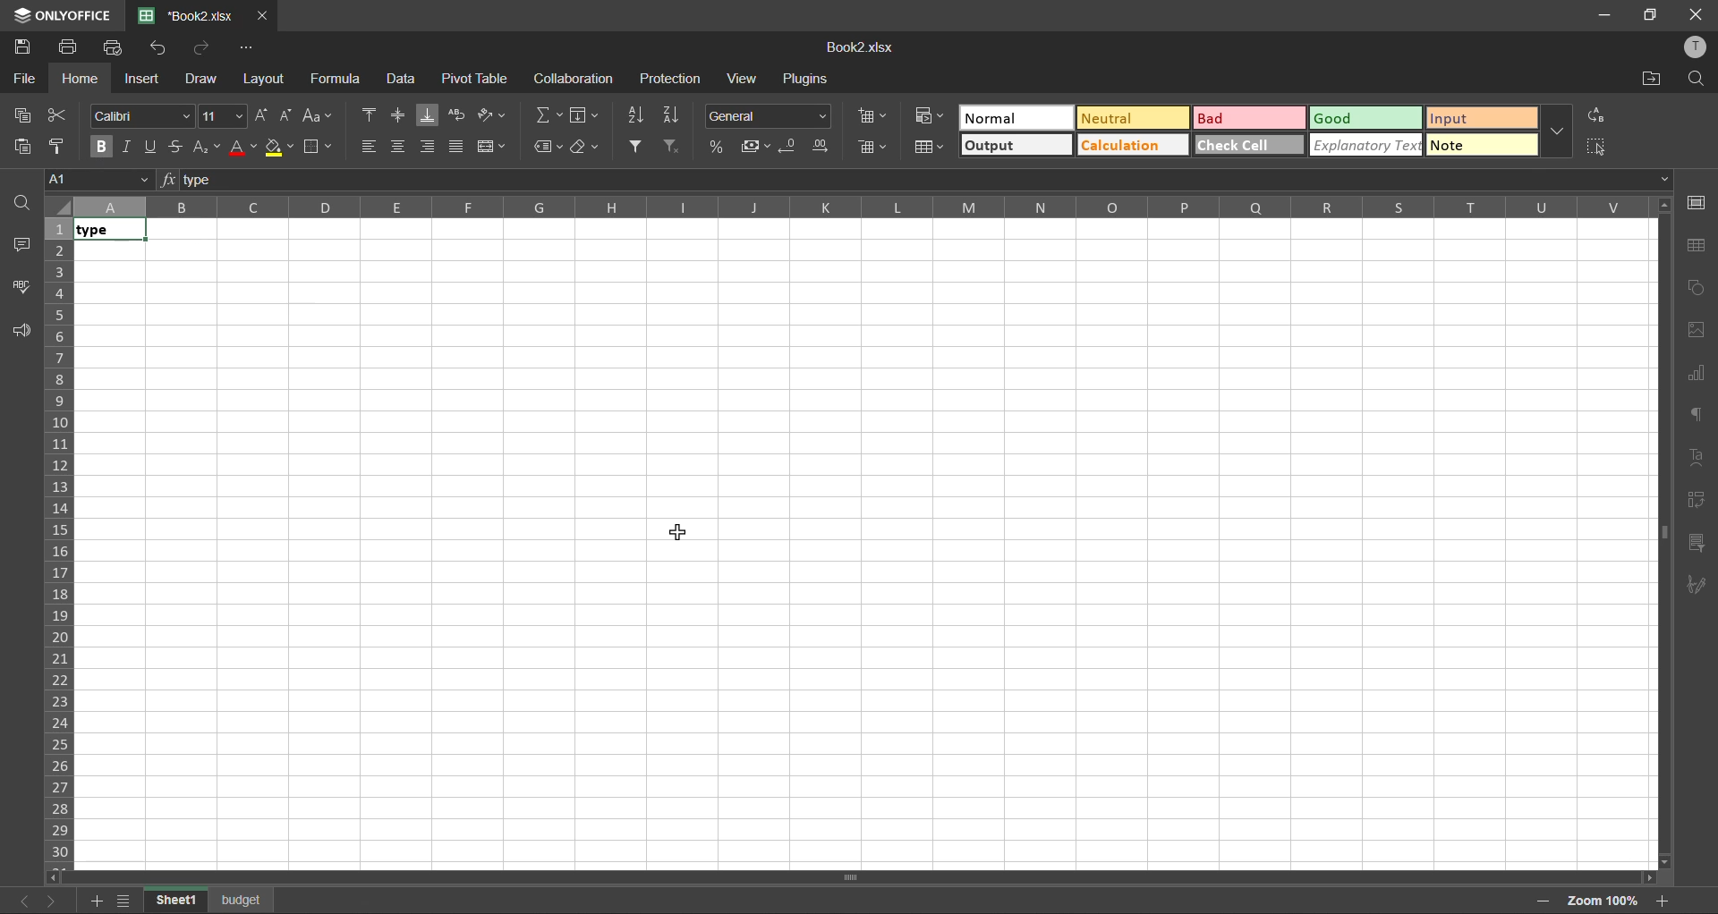 The height and width of the screenshot is (914, 1718). What do you see at coordinates (267, 80) in the screenshot?
I see `layout` at bounding box center [267, 80].